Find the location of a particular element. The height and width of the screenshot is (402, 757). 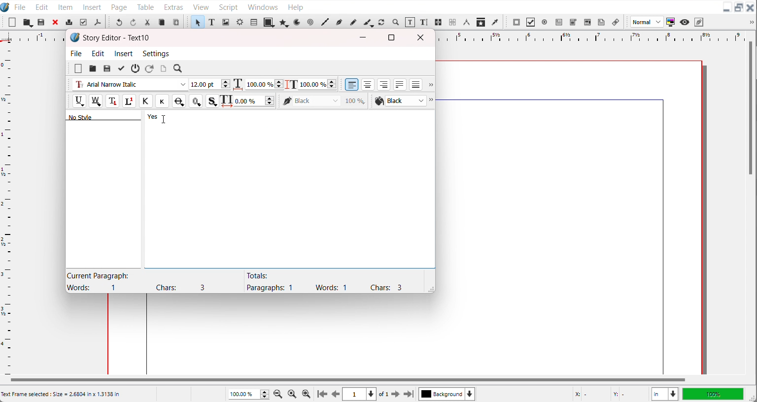

Software logo is located at coordinates (75, 37).